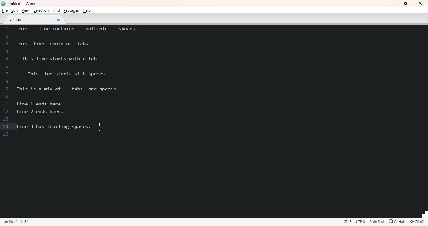 The height and width of the screenshot is (226, 428). I want to click on file uses CRLF file endings, so click(347, 221).